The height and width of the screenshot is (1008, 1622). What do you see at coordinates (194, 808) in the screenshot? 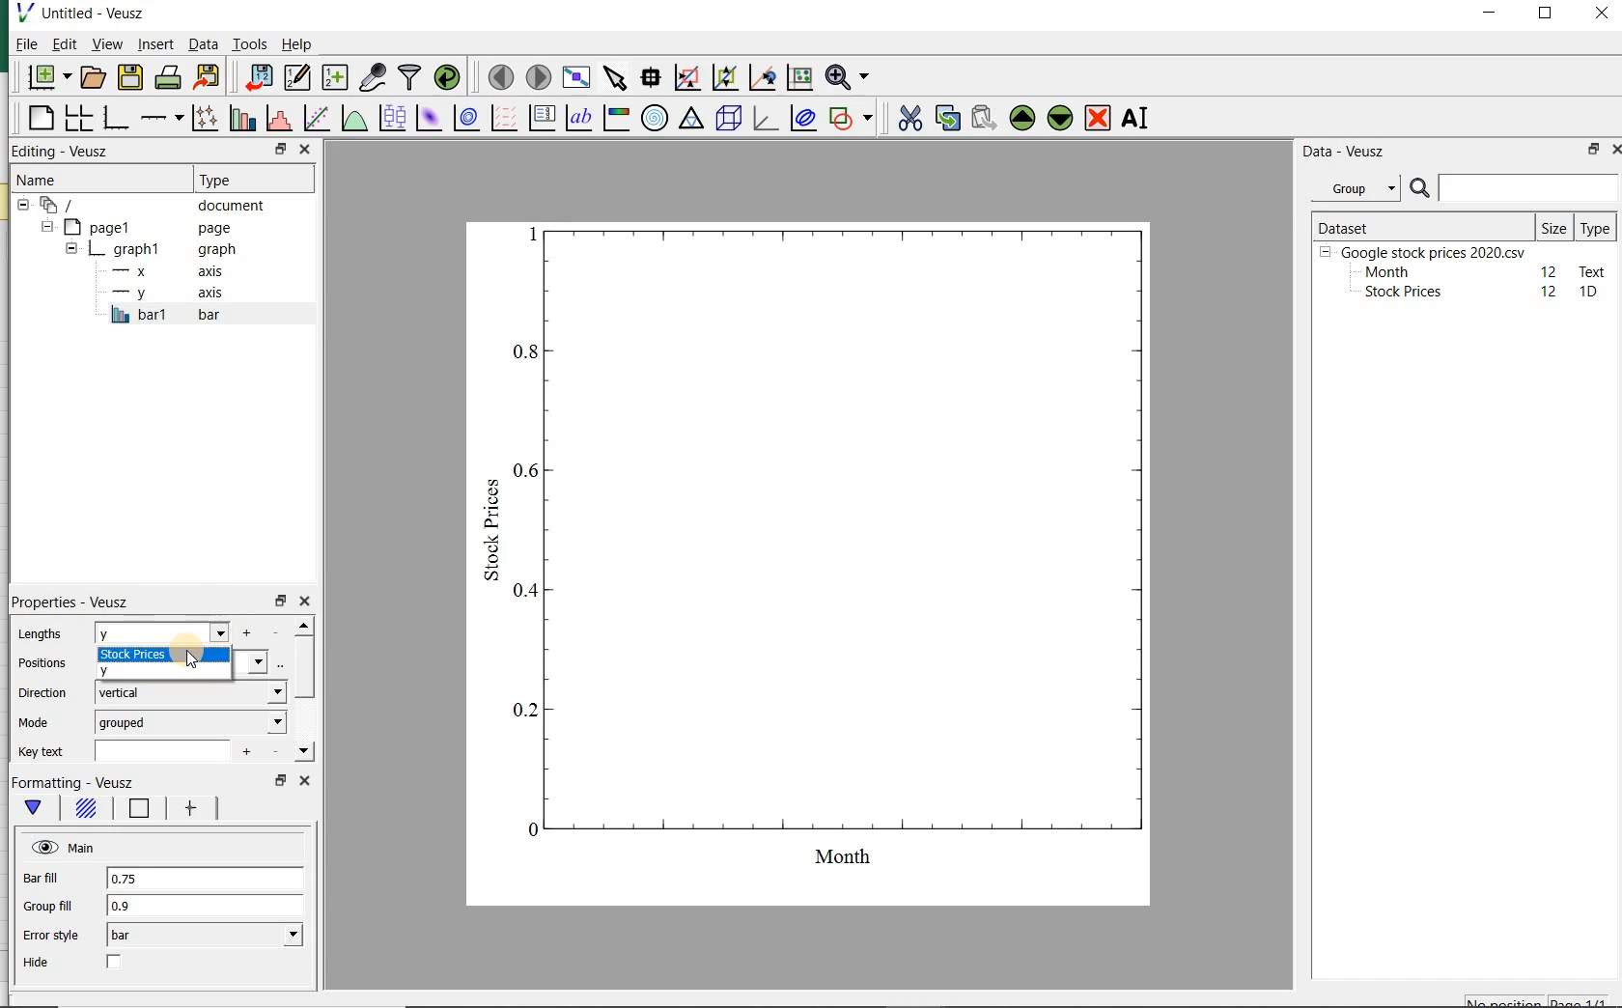
I see `error bar line` at bounding box center [194, 808].